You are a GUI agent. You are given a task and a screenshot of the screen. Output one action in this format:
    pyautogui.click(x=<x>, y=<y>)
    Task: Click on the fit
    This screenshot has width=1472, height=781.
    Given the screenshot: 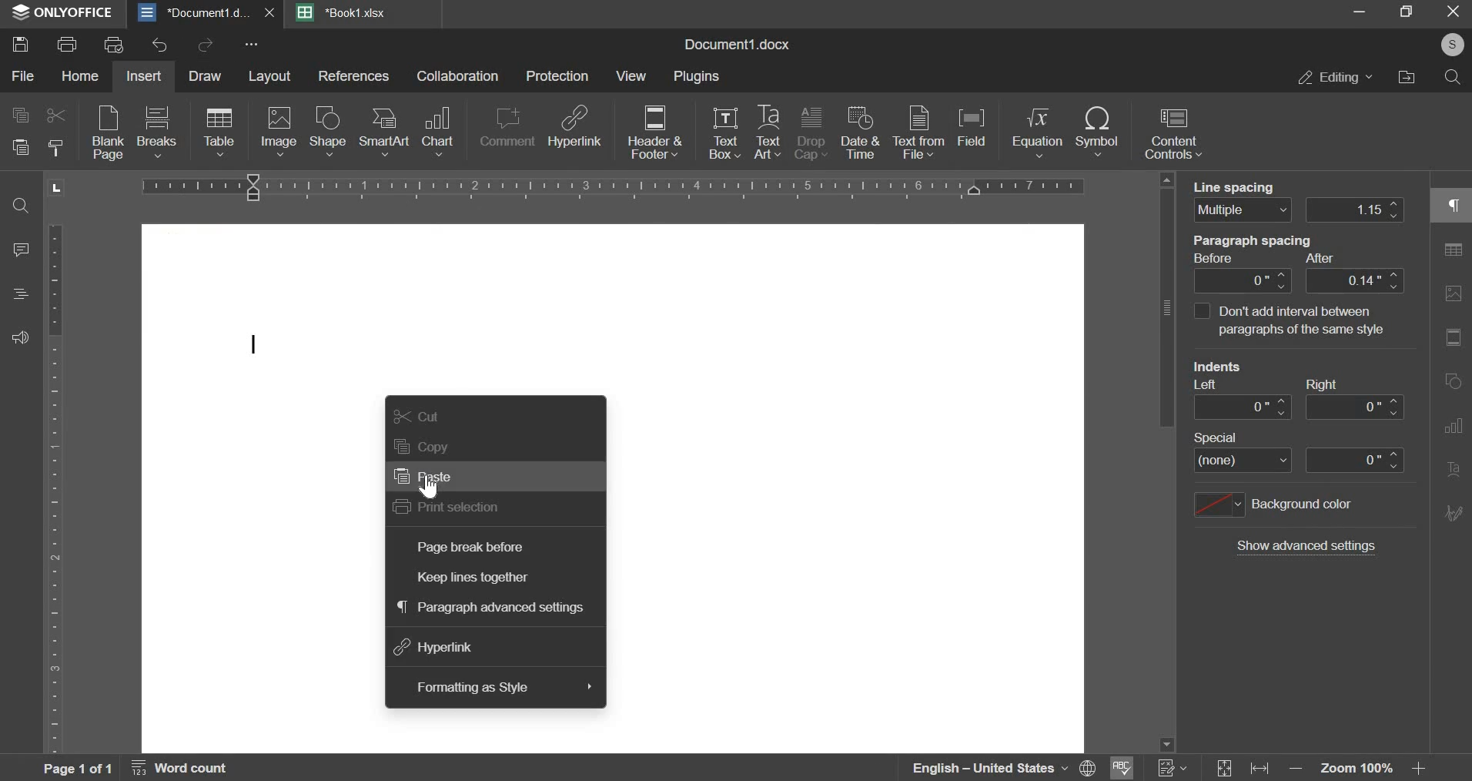 What is the action you would take?
    pyautogui.click(x=1243, y=767)
    